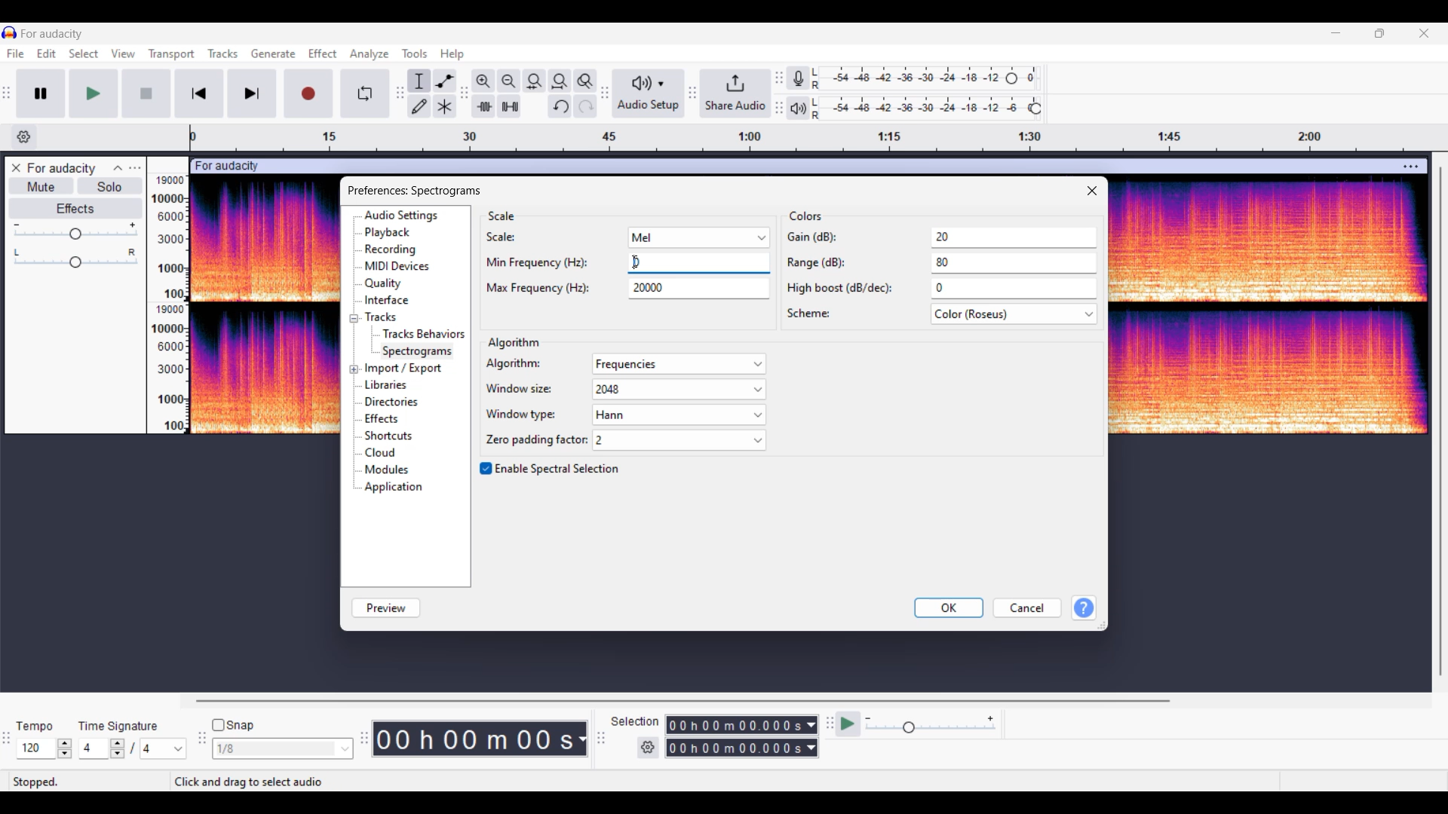 The height and width of the screenshot is (814, 1448). I want to click on Section title, so click(806, 216).